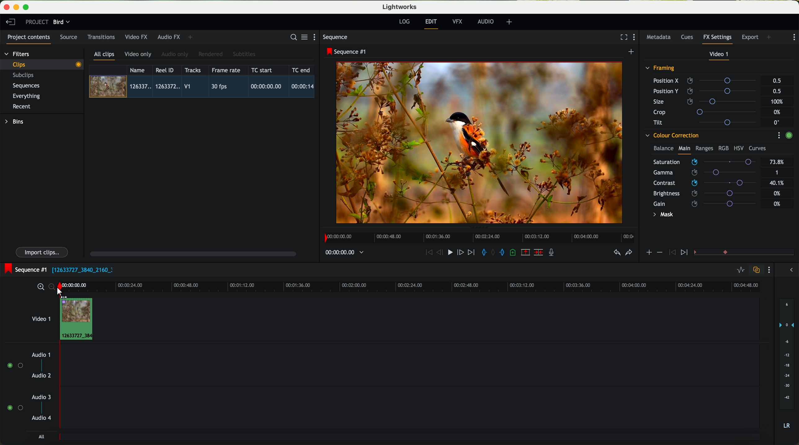 This screenshot has width=799, height=445. What do you see at coordinates (24, 269) in the screenshot?
I see `sequence #1` at bounding box center [24, 269].